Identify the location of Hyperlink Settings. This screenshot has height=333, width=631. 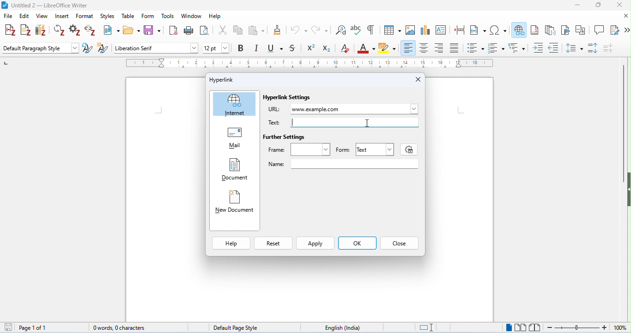
(289, 96).